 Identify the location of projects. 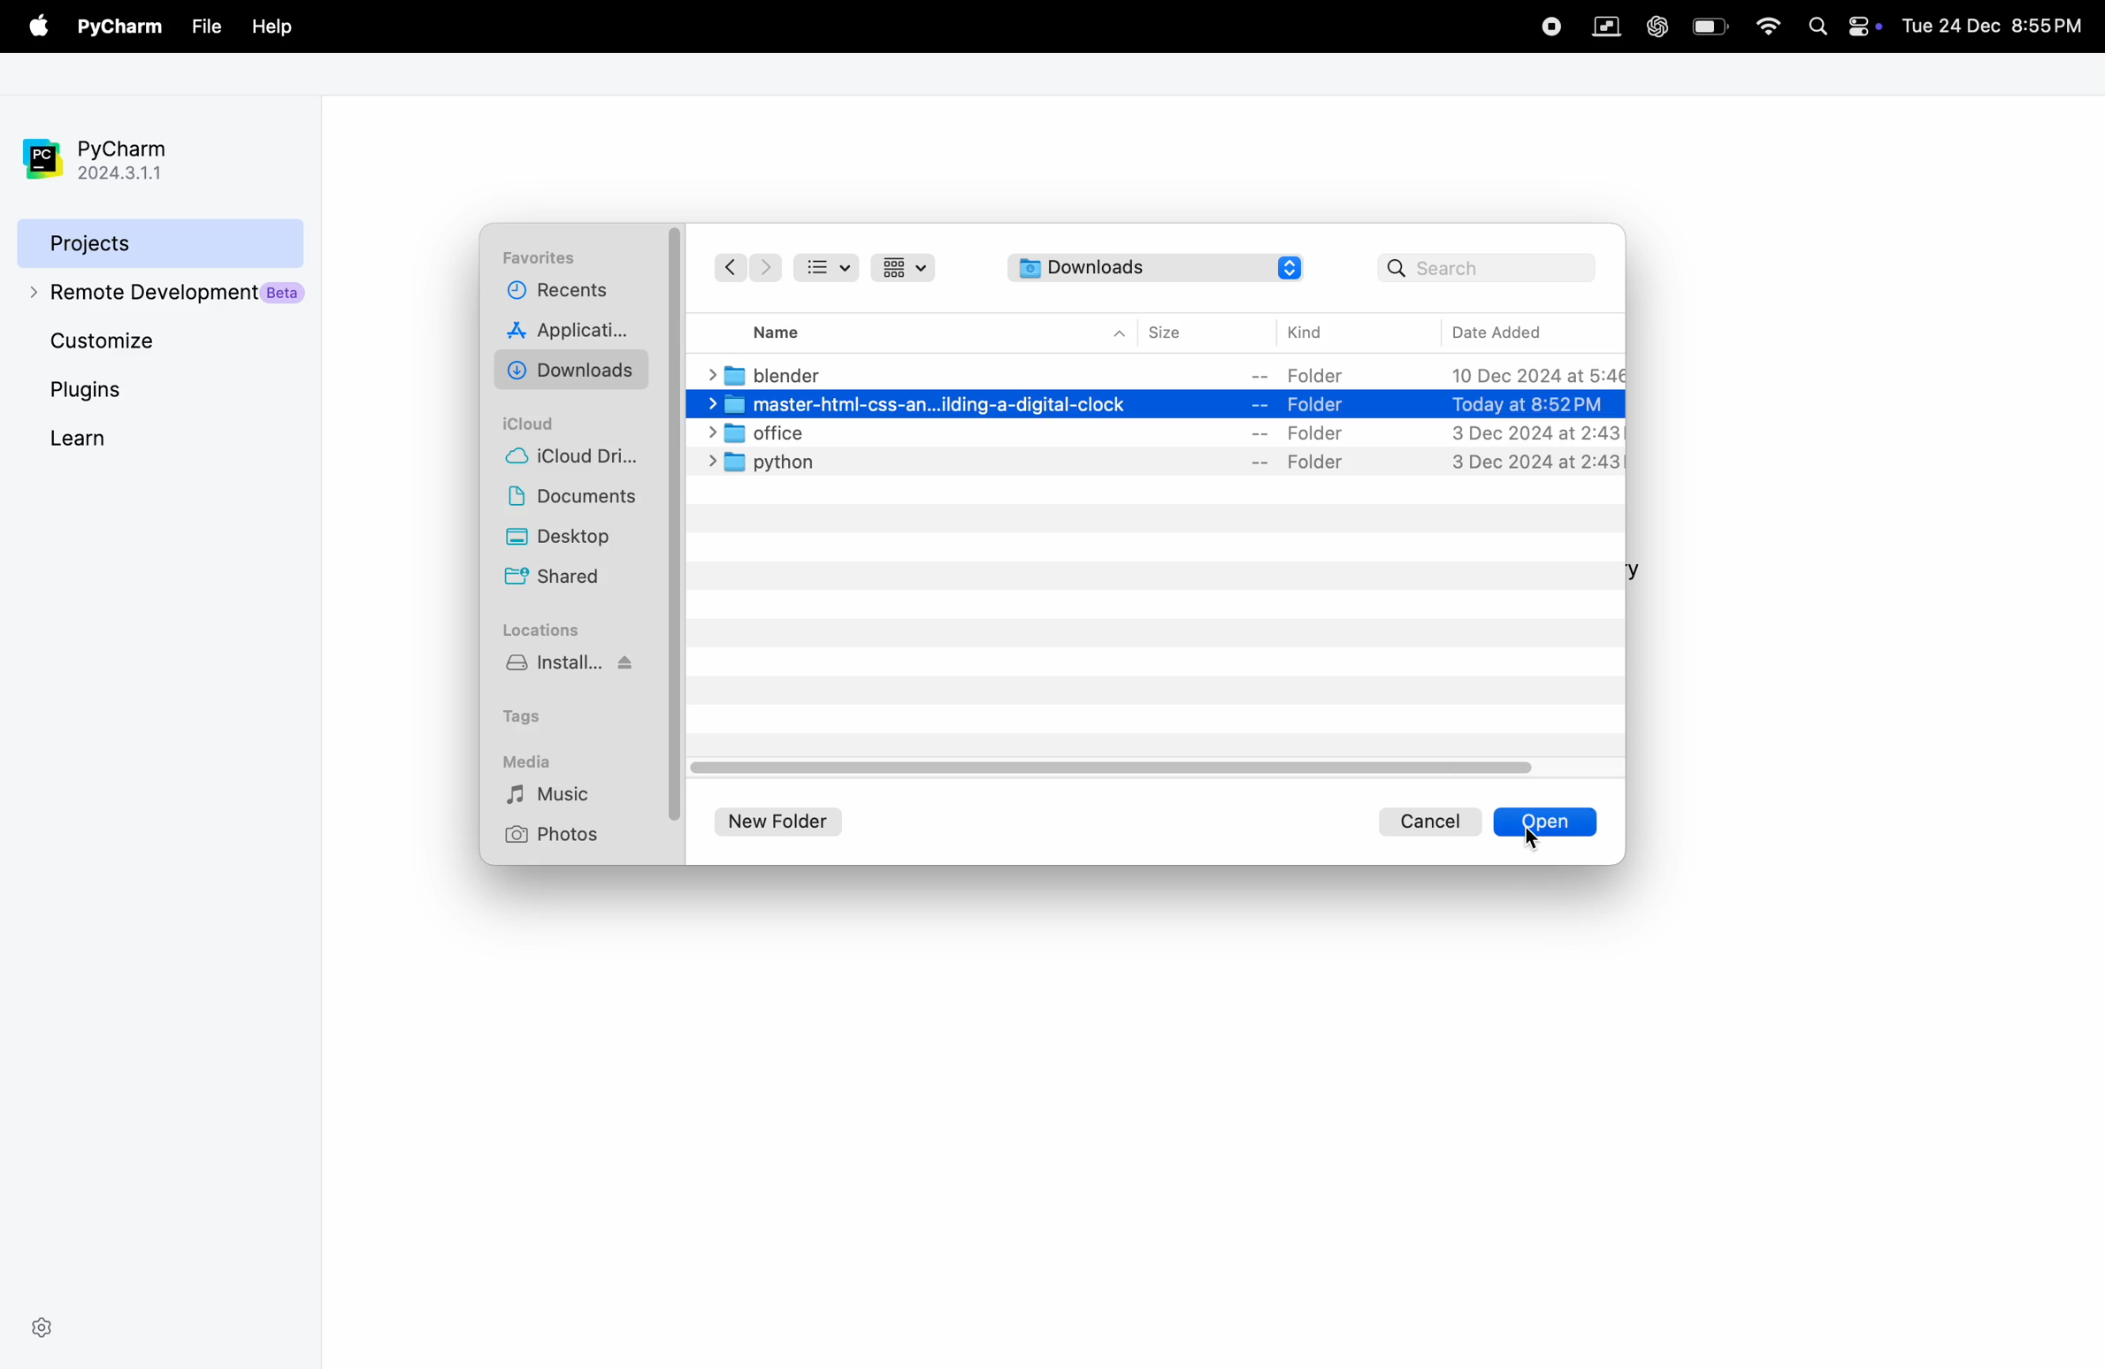
(156, 241).